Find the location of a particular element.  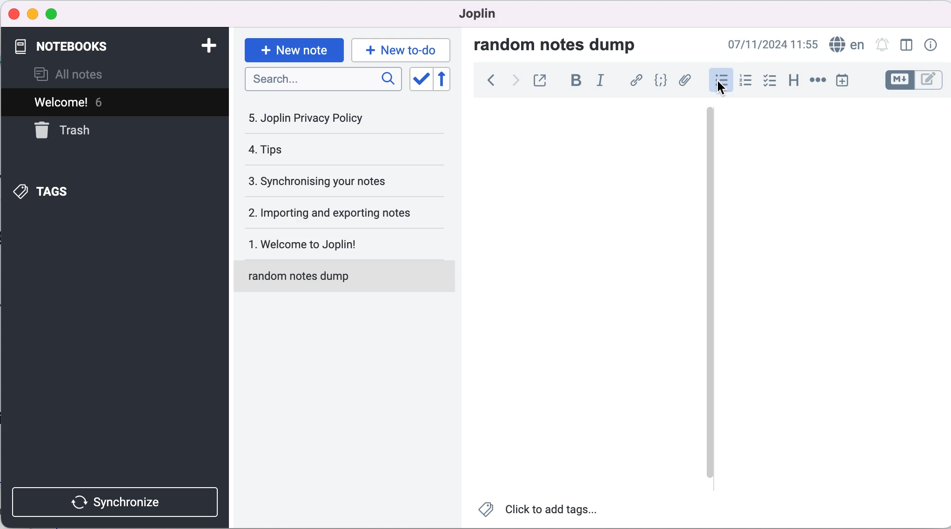

tags is located at coordinates (69, 191).